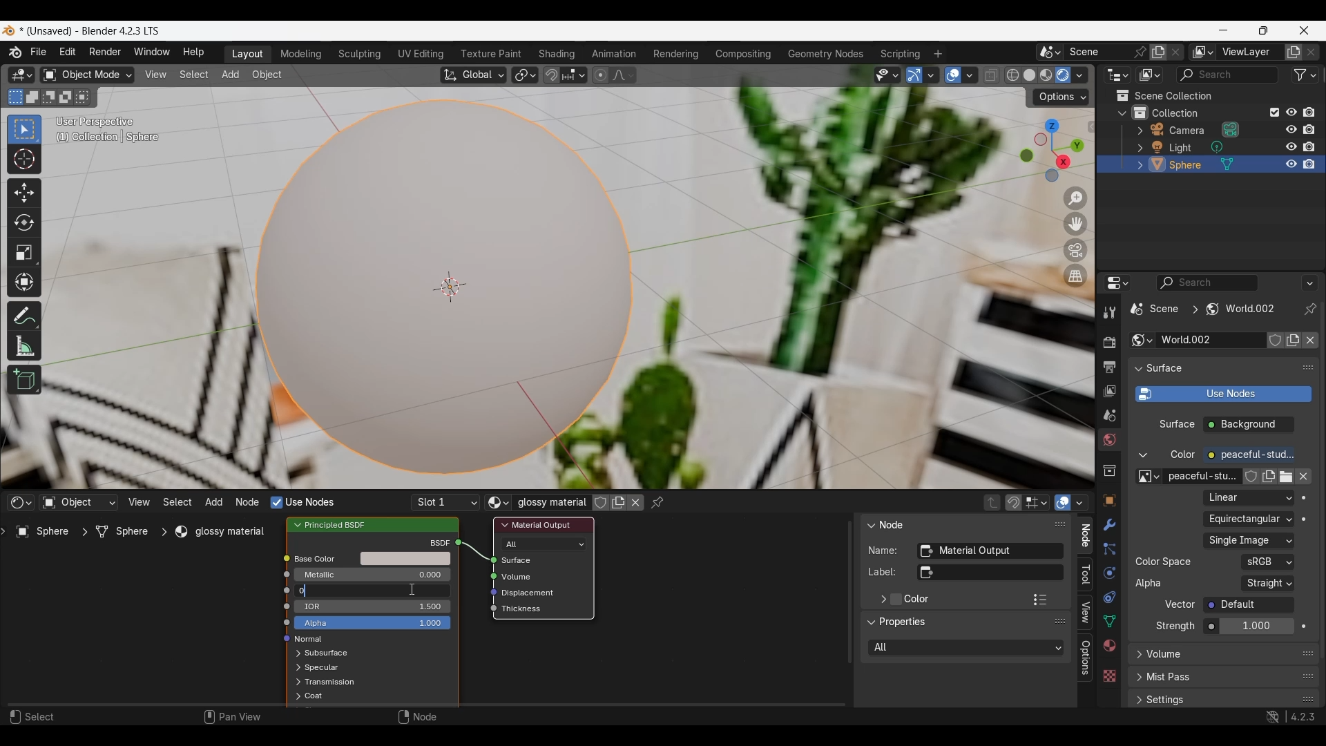 The image size is (1326, 746). I want to click on icon, so click(282, 640).